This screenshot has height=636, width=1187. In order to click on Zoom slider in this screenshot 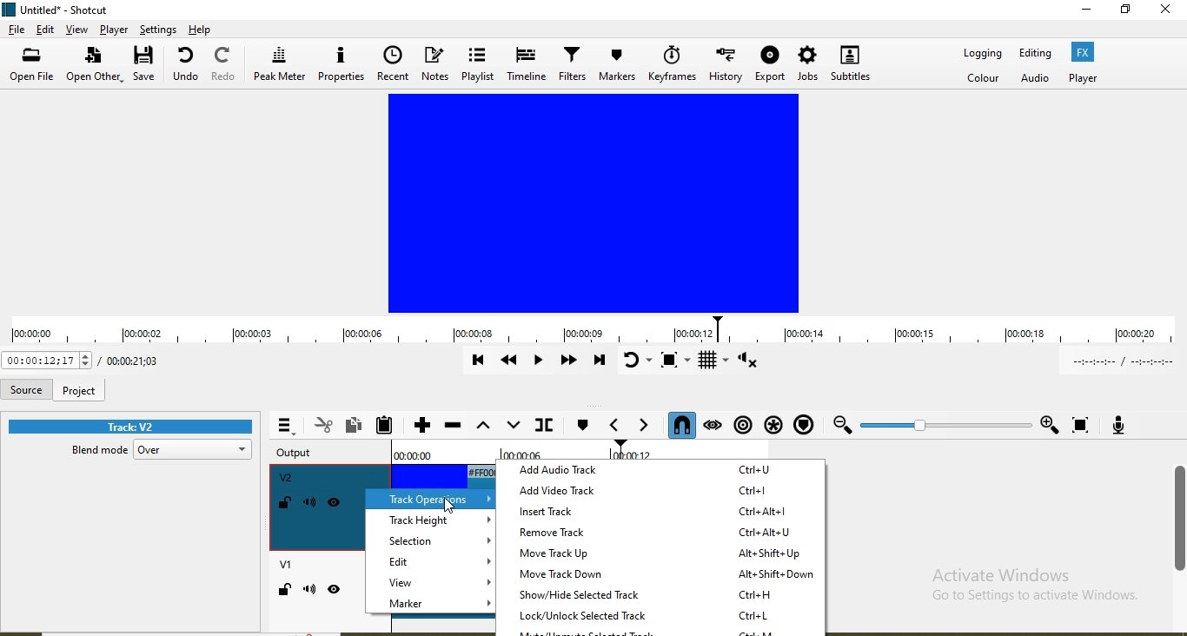, I will do `click(945, 424)`.